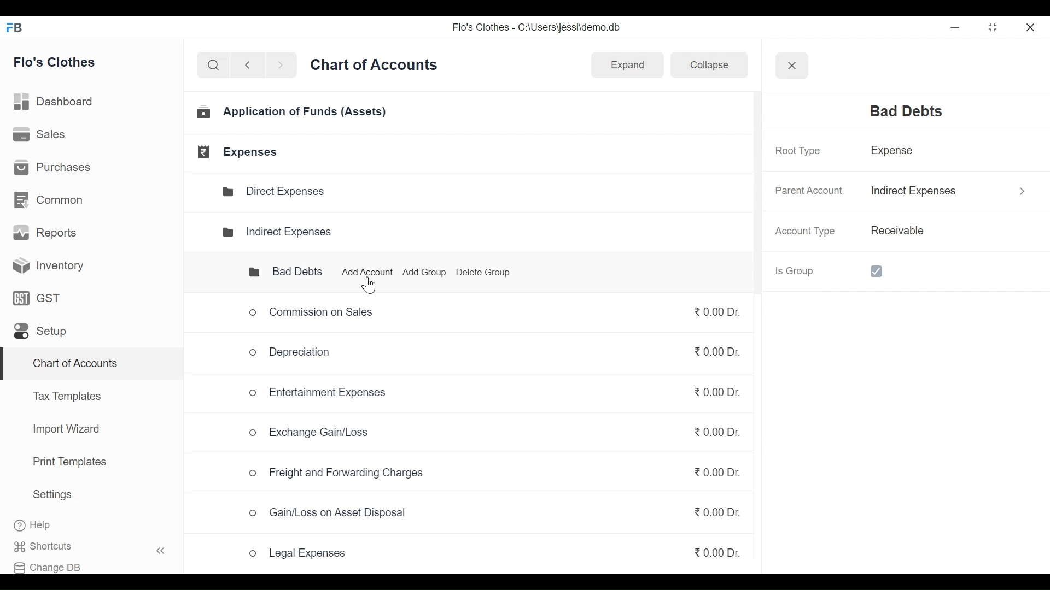 This screenshot has height=590, width=1050. Describe the element at coordinates (714, 396) in the screenshot. I see `₹0.00 Dr.` at that location.